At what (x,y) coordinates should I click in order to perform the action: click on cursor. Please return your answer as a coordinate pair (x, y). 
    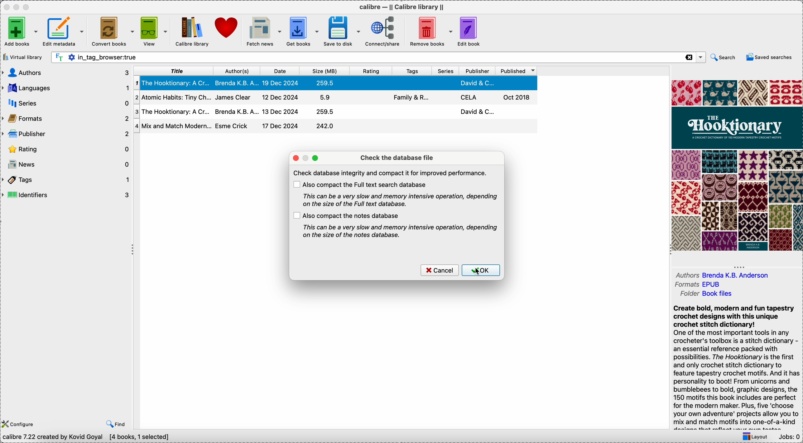
    Looking at the image, I should click on (476, 272).